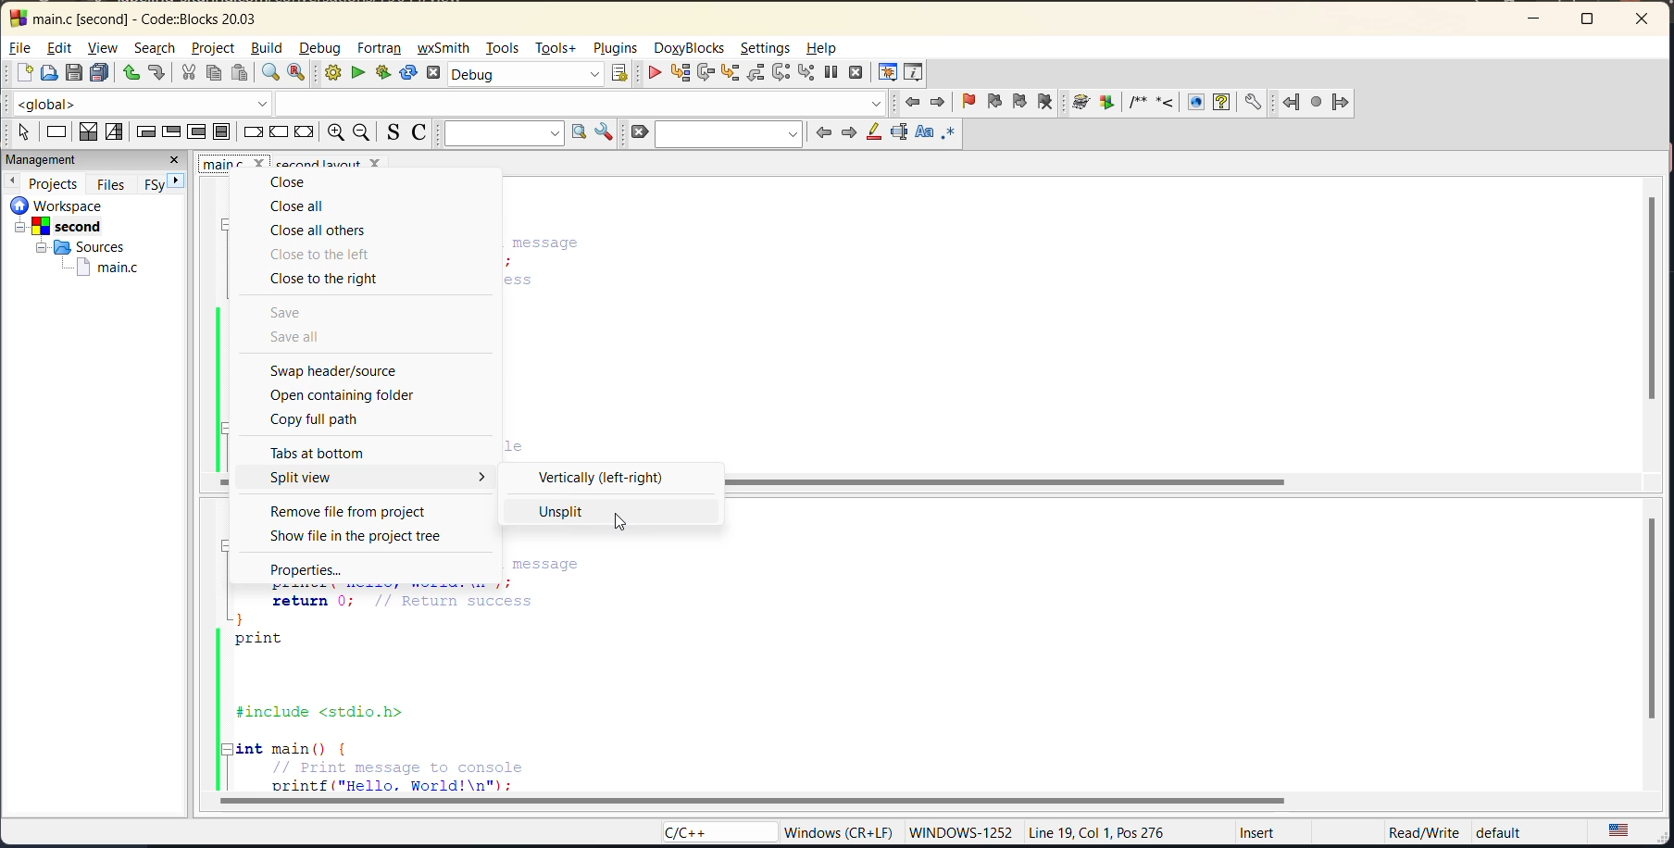 The image size is (1674, 848). What do you see at coordinates (730, 75) in the screenshot?
I see `step into` at bounding box center [730, 75].